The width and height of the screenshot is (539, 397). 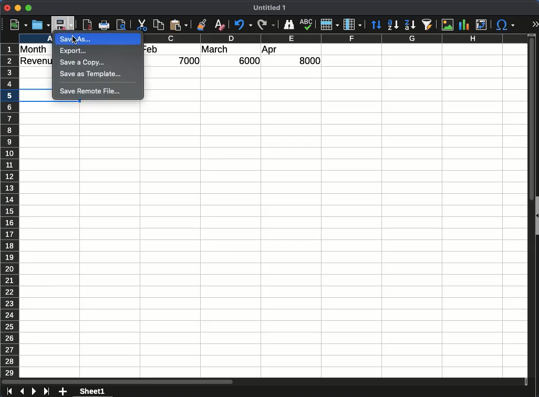 I want to click on column, so click(x=353, y=24).